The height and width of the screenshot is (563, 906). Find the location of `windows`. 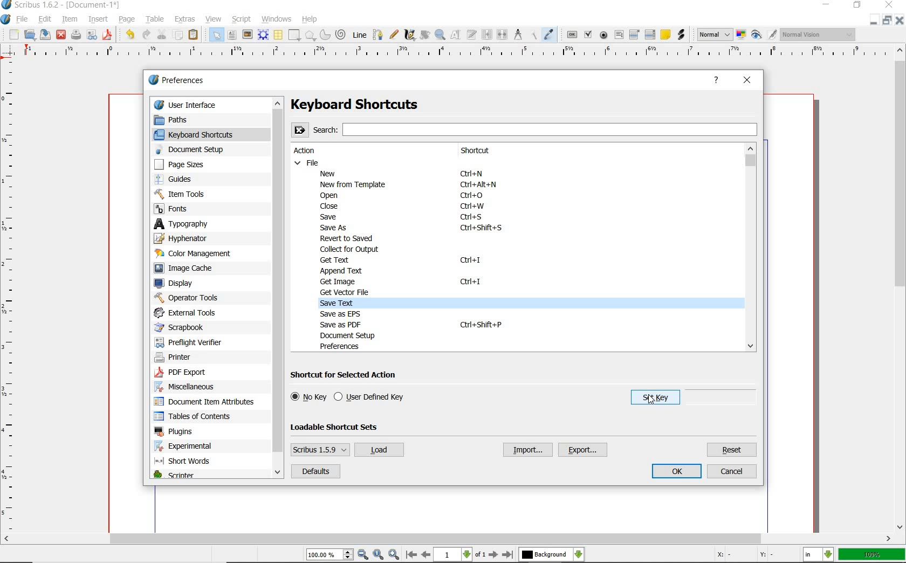

windows is located at coordinates (277, 19).